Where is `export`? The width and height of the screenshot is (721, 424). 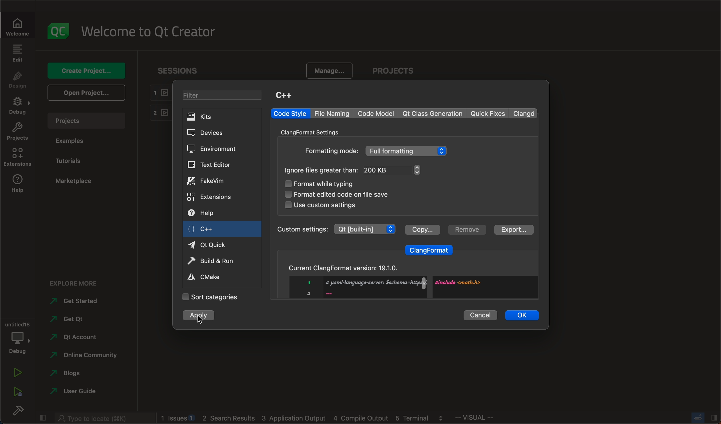
export is located at coordinates (512, 230).